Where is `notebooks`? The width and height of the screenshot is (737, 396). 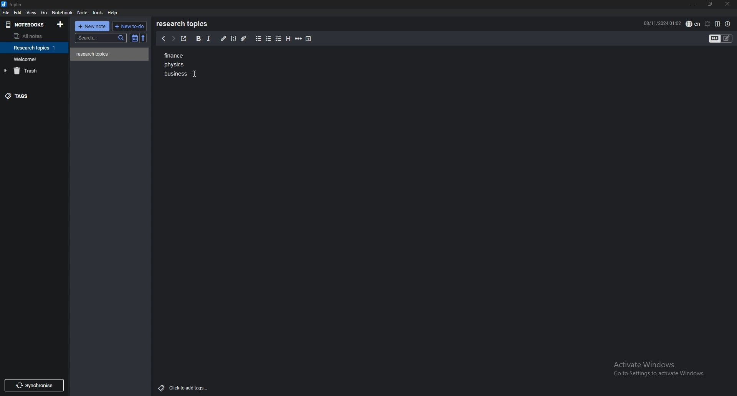
notebooks is located at coordinates (26, 24).